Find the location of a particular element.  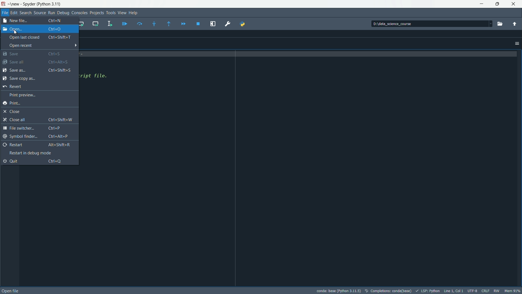

edit menu is located at coordinates (14, 13).